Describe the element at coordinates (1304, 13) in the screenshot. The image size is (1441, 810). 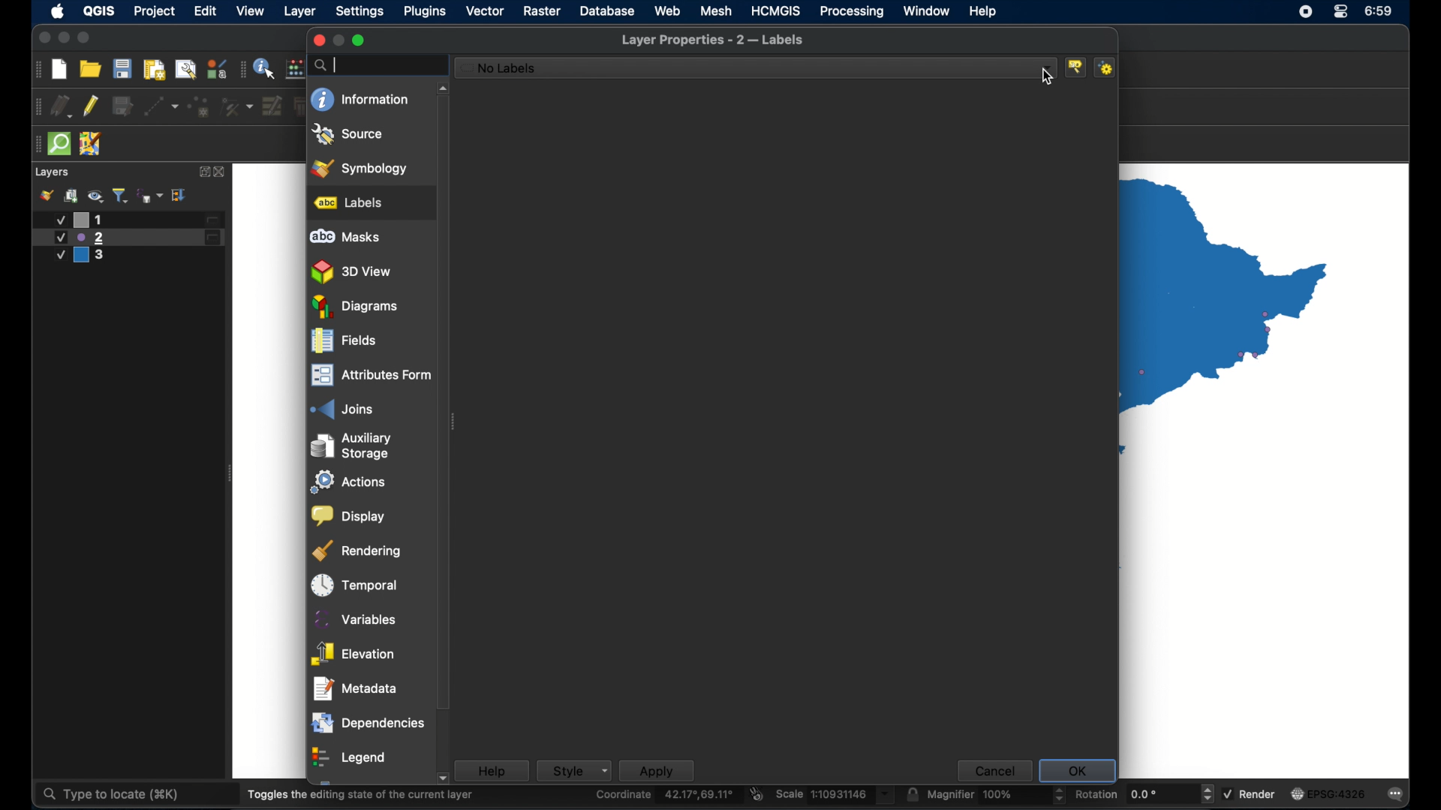
I see `control  center` at that location.